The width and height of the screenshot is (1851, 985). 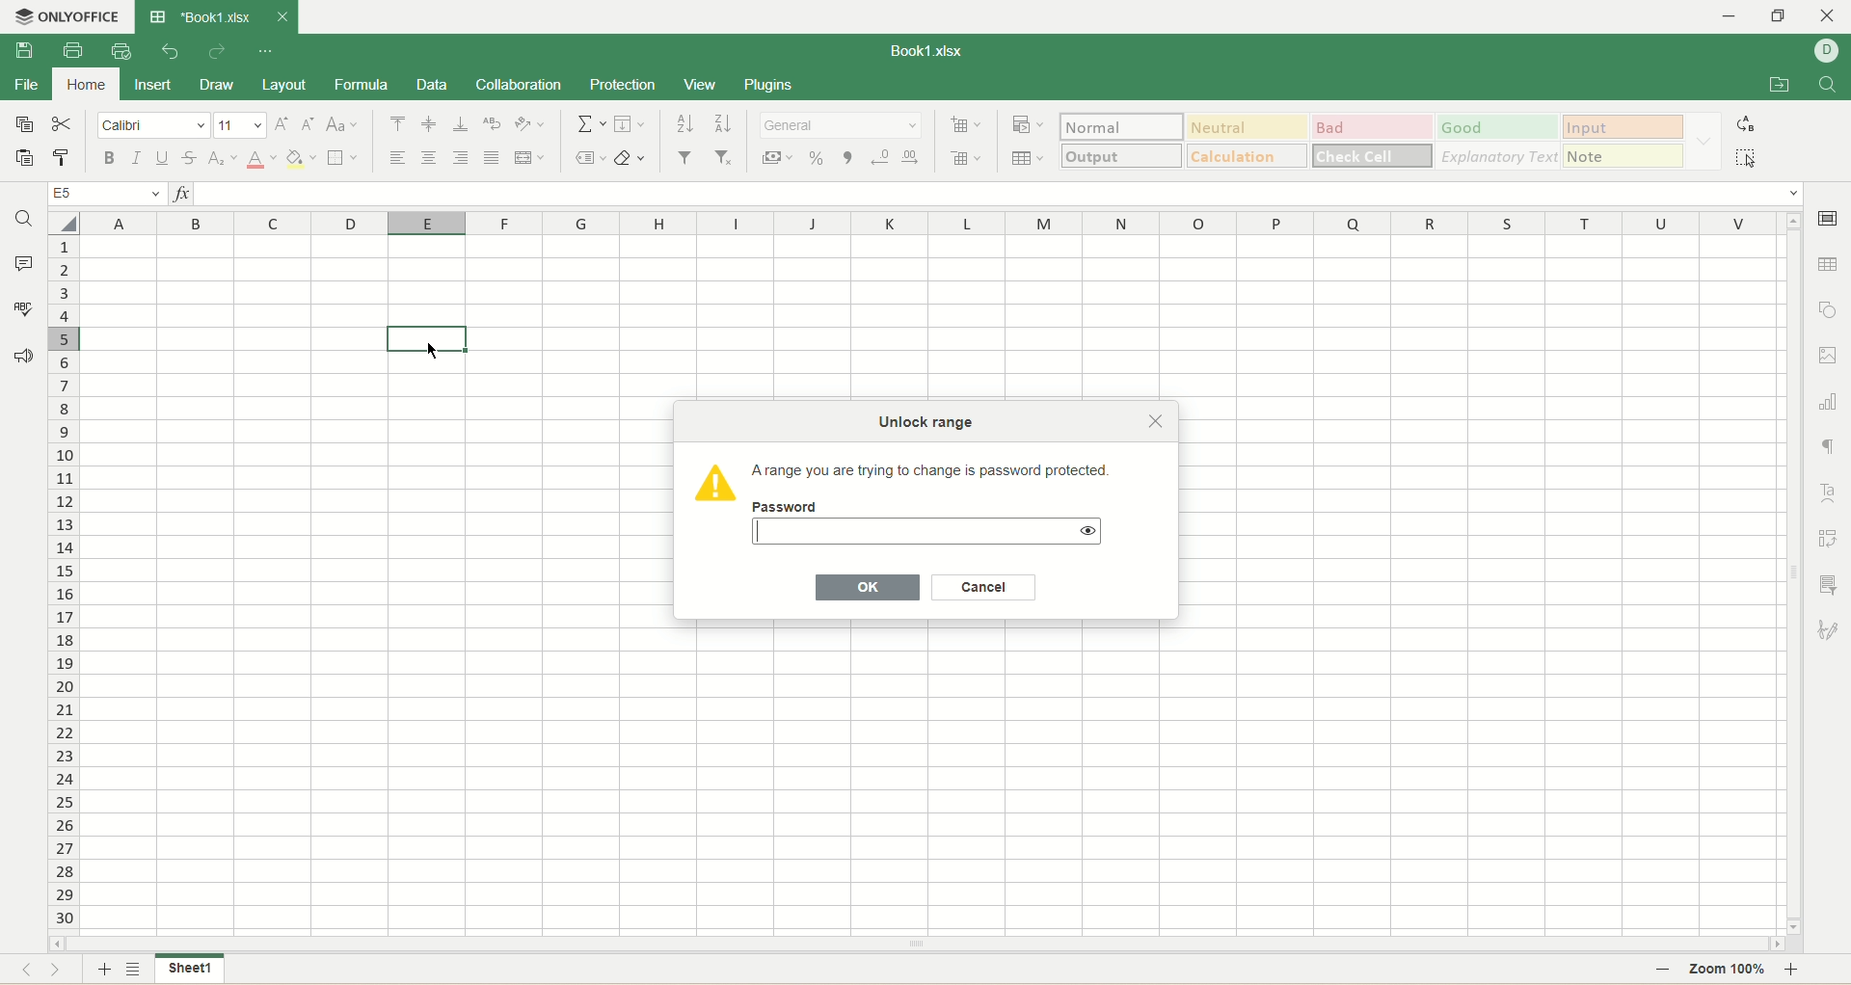 I want to click on object settings, so click(x=1830, y=310).